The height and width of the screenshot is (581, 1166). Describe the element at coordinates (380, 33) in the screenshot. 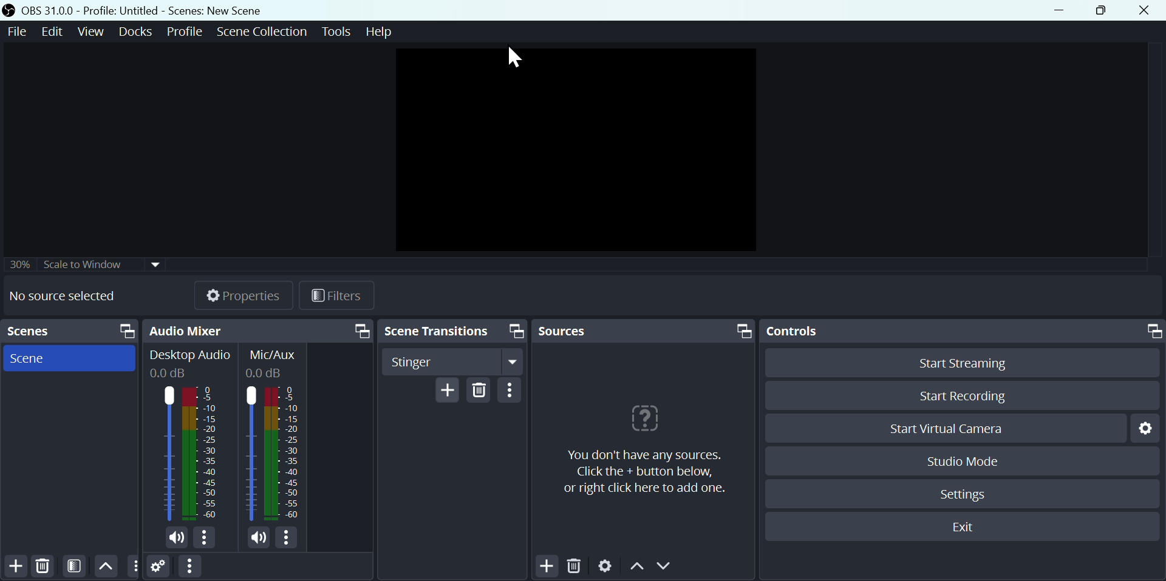

I see `` at that location.